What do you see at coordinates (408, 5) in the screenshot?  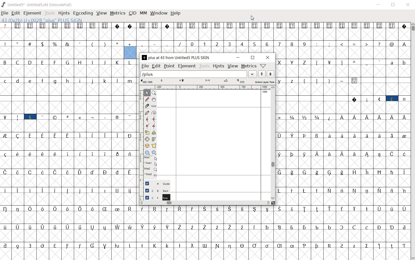 I see `close` at bounding box center [408, 5].